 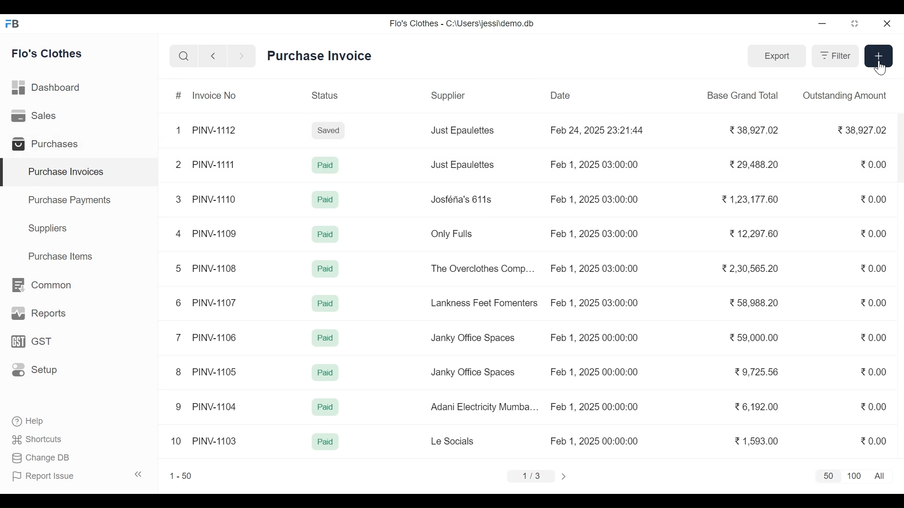 What do you see at coordinates (215, 370) in the screenshot?
I see `PINV-1105` at bounding box center [215, 370].